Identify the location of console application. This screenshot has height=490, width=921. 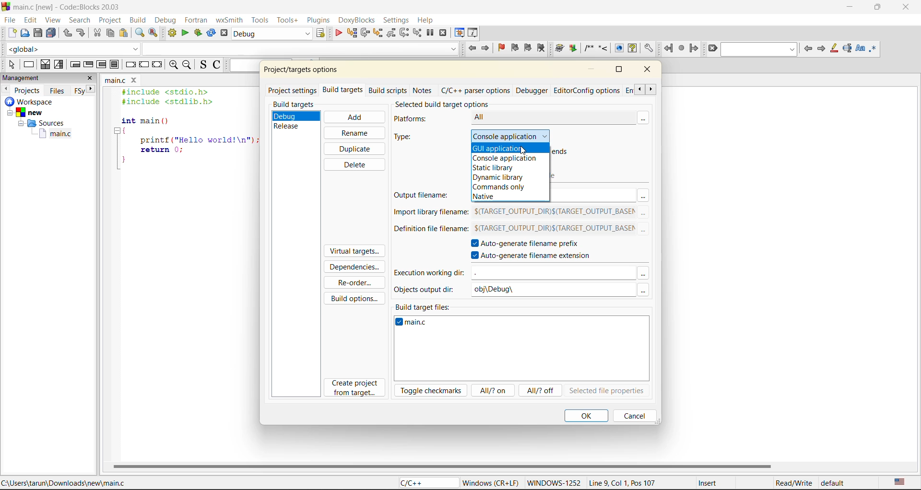
(509, 136).